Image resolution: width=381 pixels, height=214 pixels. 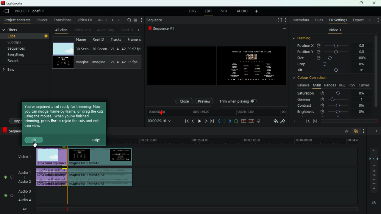 I want to click on time, so click(x=159, y=121).